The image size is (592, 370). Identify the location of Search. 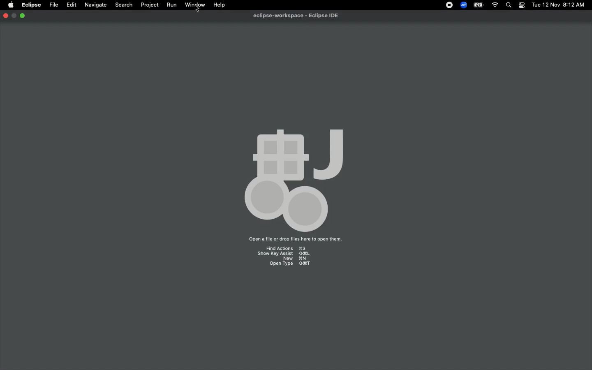
(123, 4).